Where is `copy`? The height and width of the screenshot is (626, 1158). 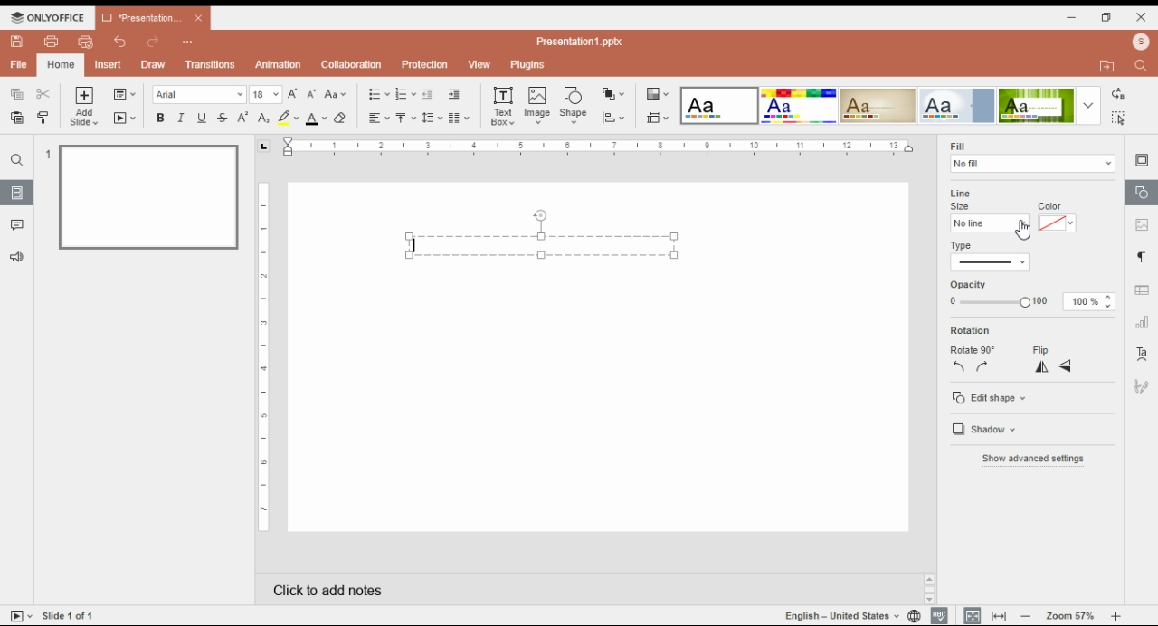 copy is located at coordinates (18, 94).